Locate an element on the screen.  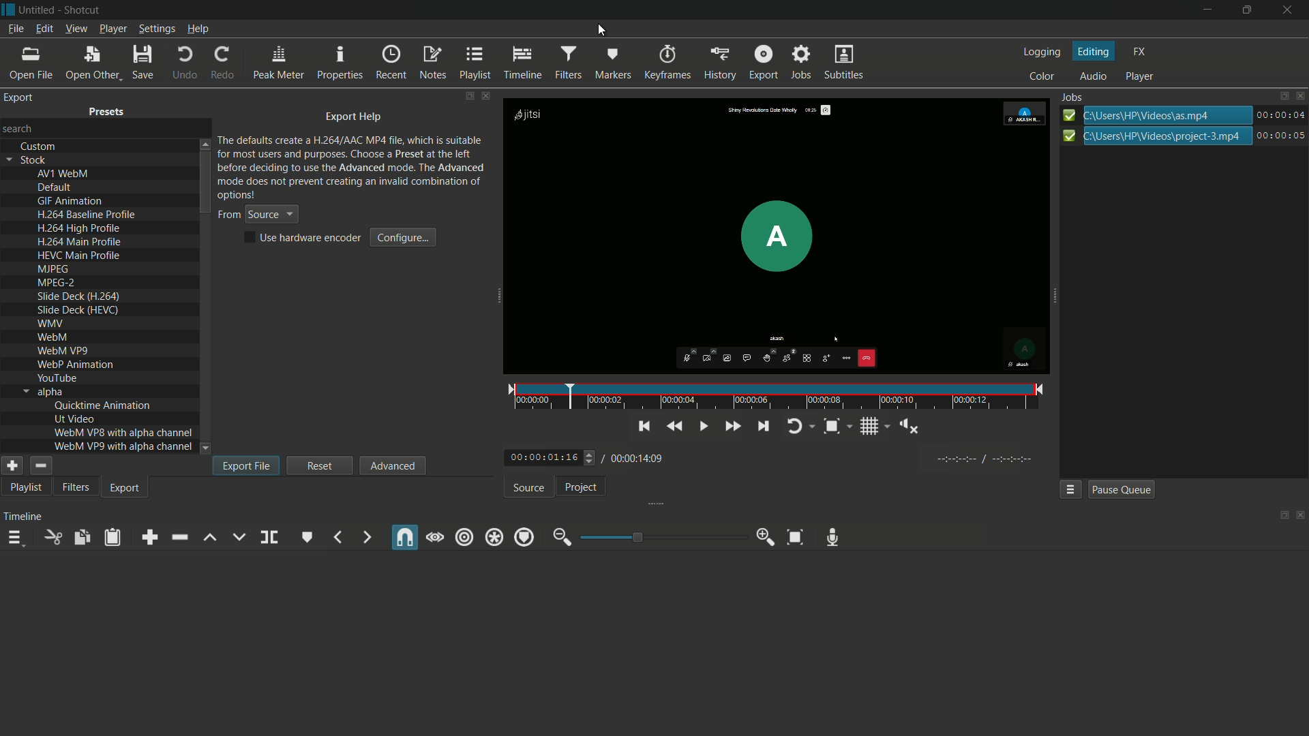
append is located at coordinates (147, 537).